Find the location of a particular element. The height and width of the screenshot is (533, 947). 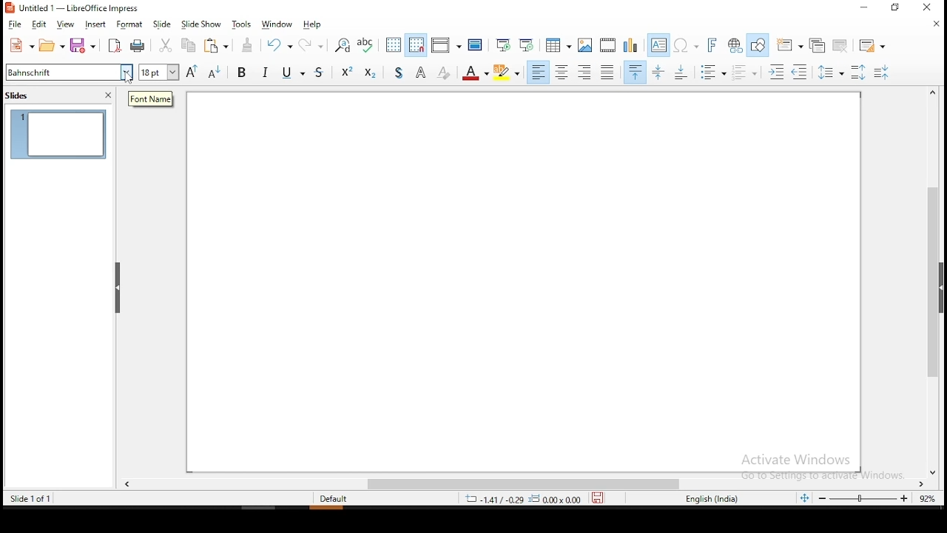

new is located at coordinates (21, 45).